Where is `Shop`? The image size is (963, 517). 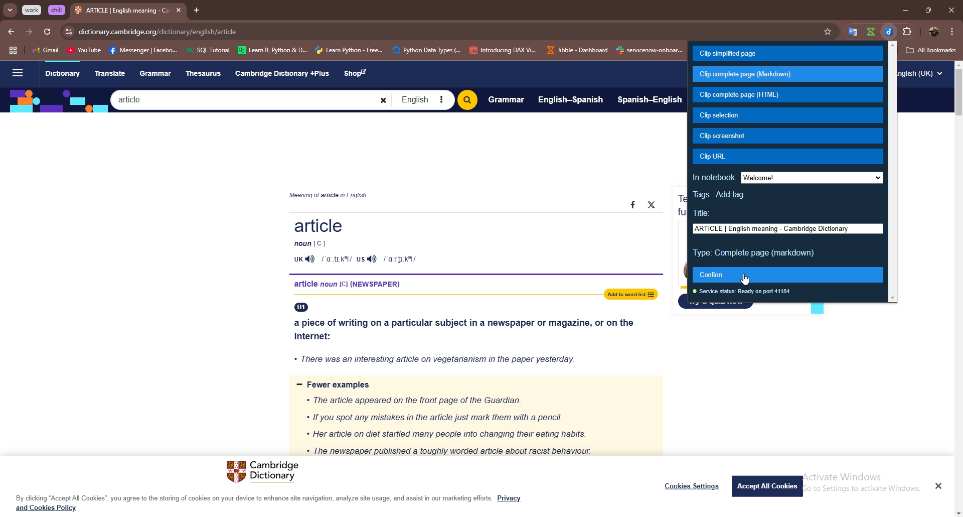 Shop is located at coordinates (358, 74).